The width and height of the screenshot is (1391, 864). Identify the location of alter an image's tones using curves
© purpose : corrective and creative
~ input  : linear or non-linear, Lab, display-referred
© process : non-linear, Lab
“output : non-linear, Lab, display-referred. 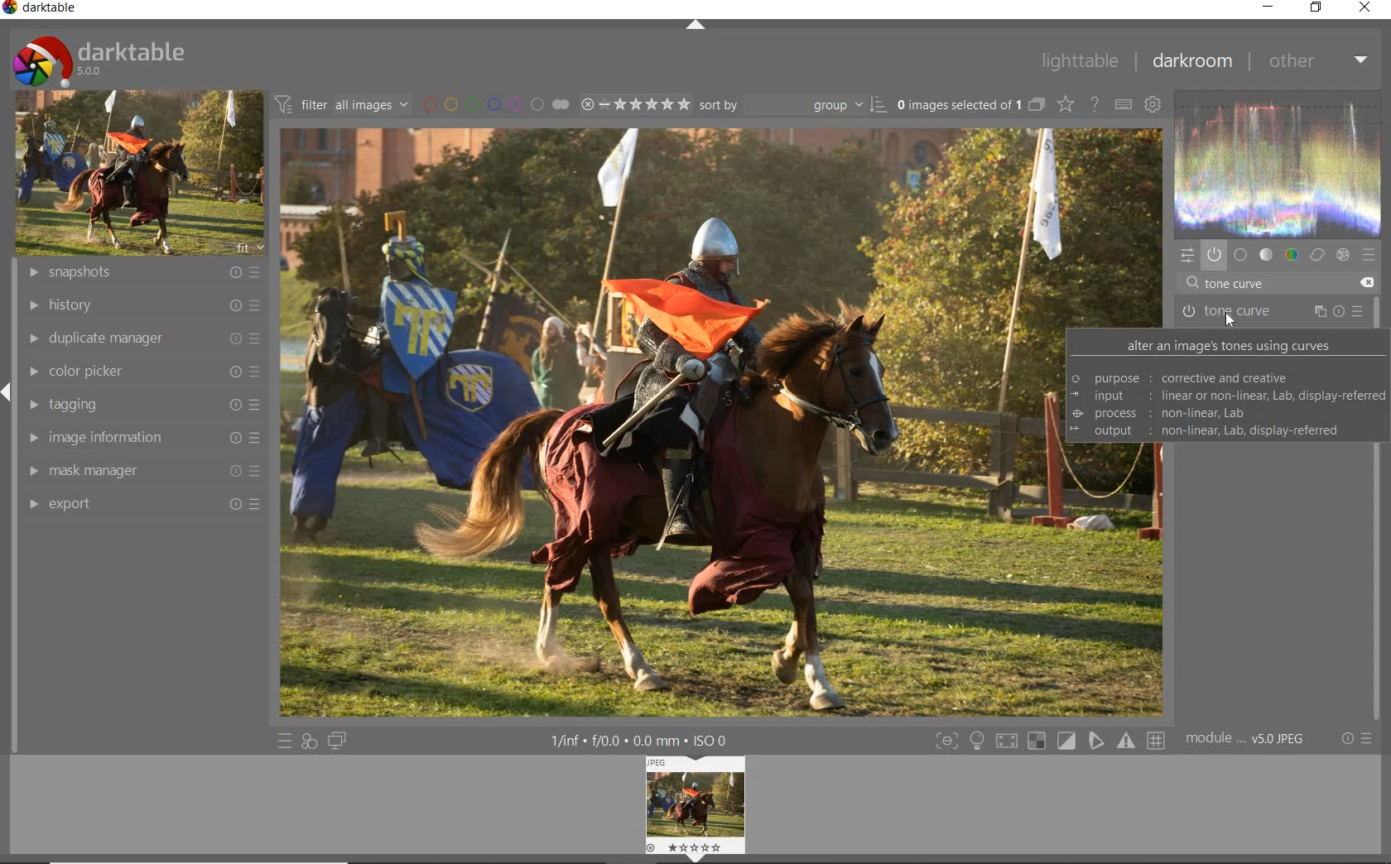
(1225, 388).